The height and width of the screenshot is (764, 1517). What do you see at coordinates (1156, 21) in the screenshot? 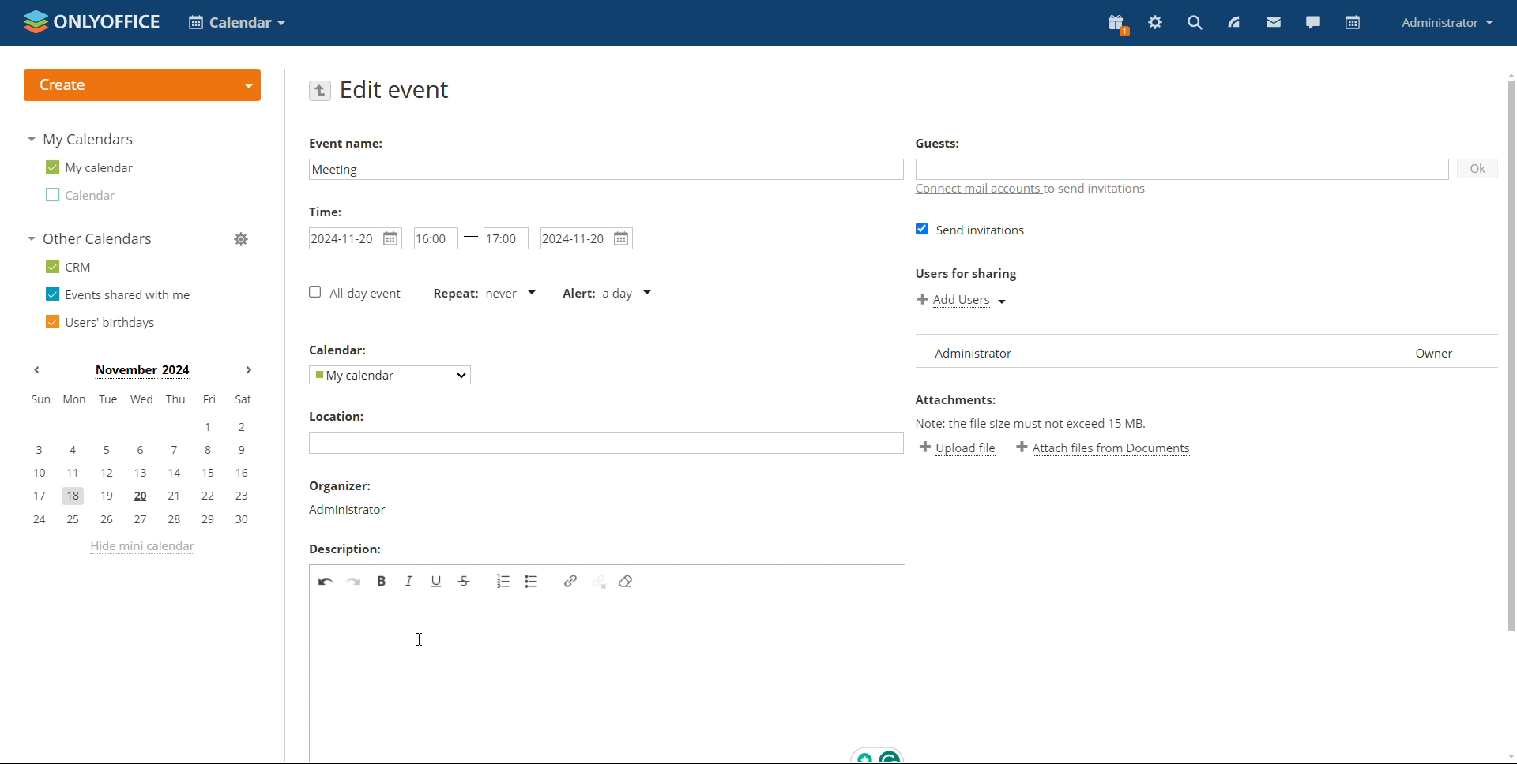
I see `settings` at bounding box center [1156, 21].